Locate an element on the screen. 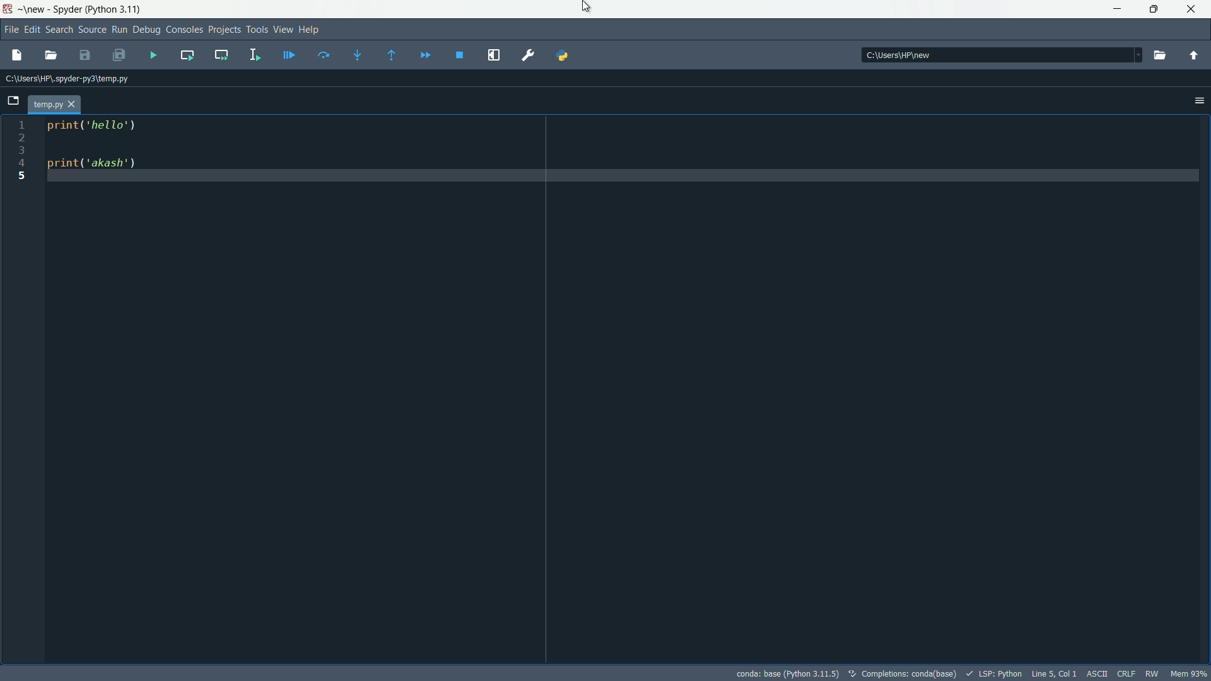 The image size is (1211, 681). continue execution until next breakdown is located at coordinates (425, 55).